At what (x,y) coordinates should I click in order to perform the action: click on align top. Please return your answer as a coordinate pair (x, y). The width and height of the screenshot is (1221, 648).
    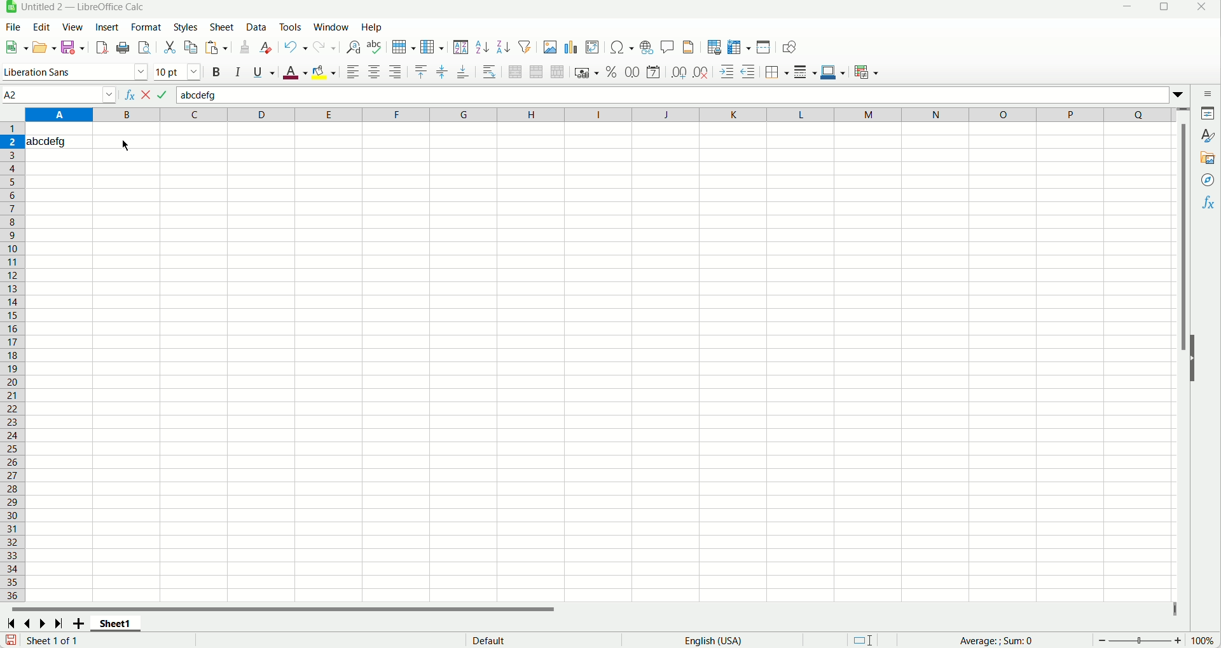
    Looking at the image, I should click on (422, 72).